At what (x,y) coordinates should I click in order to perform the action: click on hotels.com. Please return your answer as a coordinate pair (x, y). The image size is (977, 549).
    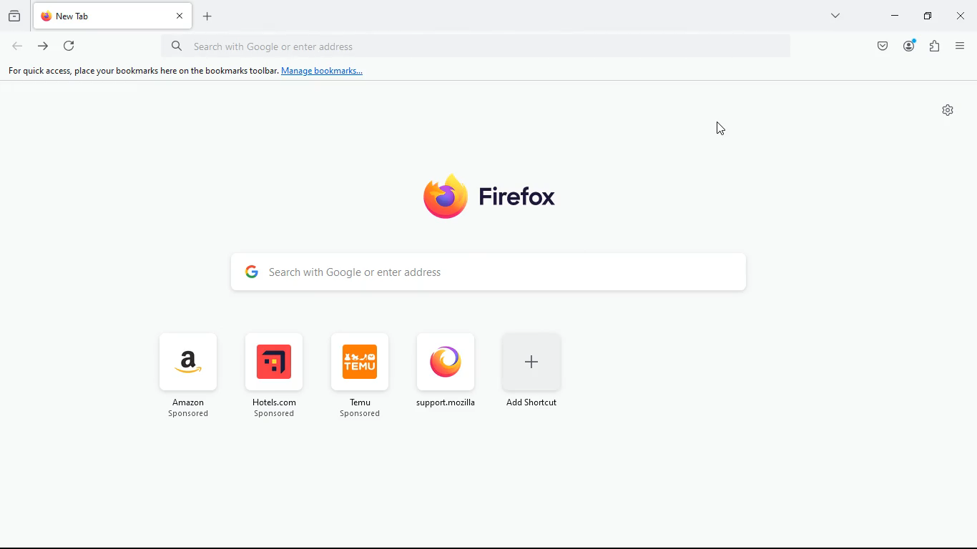
    Looking at the image, I should click on (271, 377).